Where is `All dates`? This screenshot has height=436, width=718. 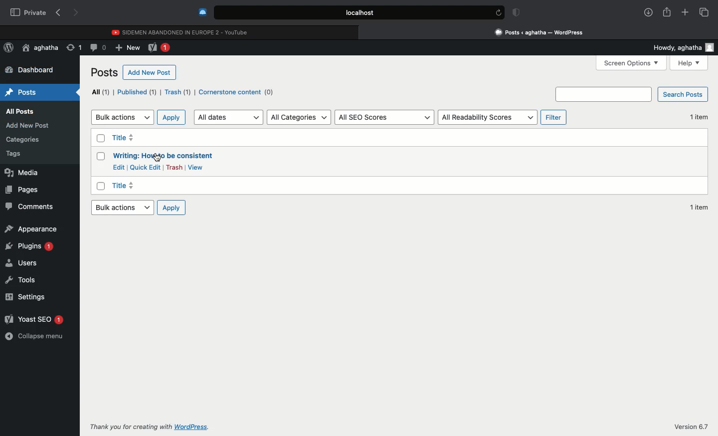 All dates is located at coordinates (229, 117).